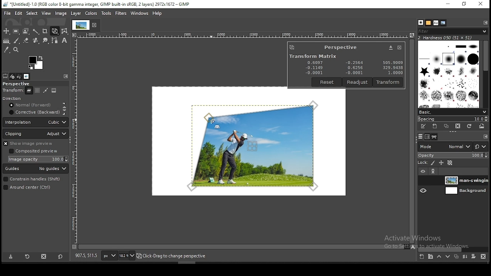  Describe the element at coordinates (56, 41) in the screenshot. I see `paths tool` at that location.